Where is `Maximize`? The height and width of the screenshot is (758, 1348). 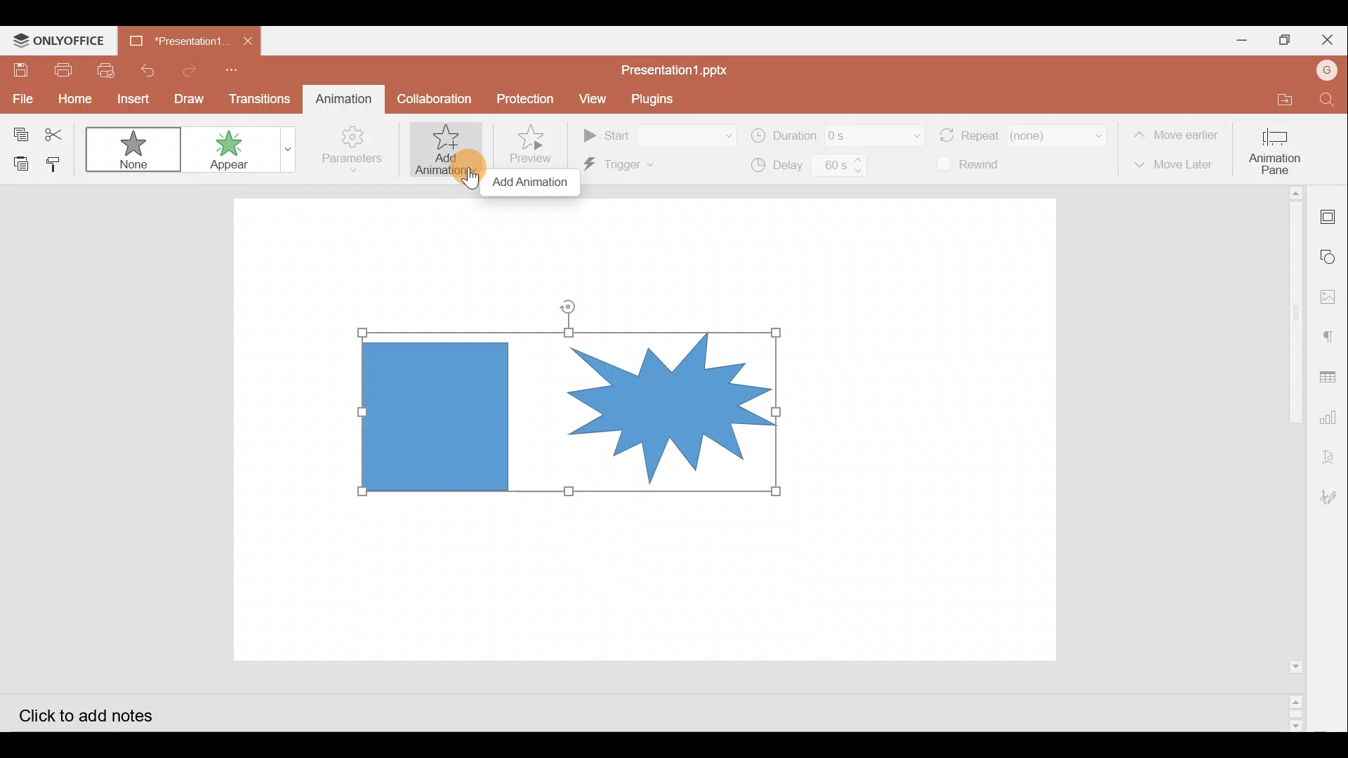 Maximize is located at coordinates (1282, 41).